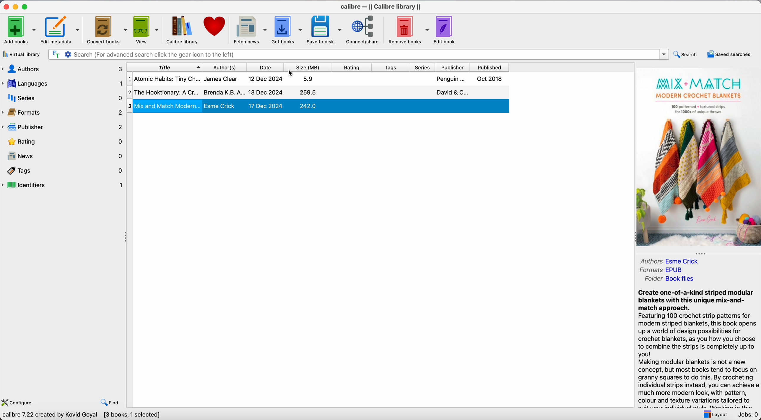 The width and height of the screenshot is (761, 420). I want to click on search, so click(686, 54).